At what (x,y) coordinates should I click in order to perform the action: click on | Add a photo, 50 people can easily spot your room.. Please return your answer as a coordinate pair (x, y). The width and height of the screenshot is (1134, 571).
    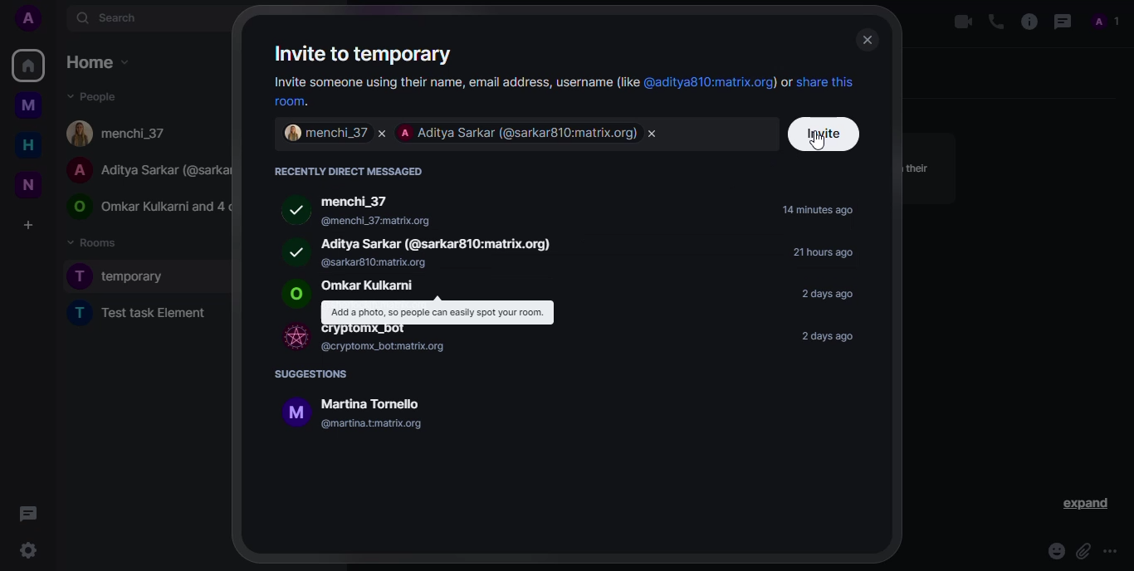
    Looking at the image, I should click on (437, 312).